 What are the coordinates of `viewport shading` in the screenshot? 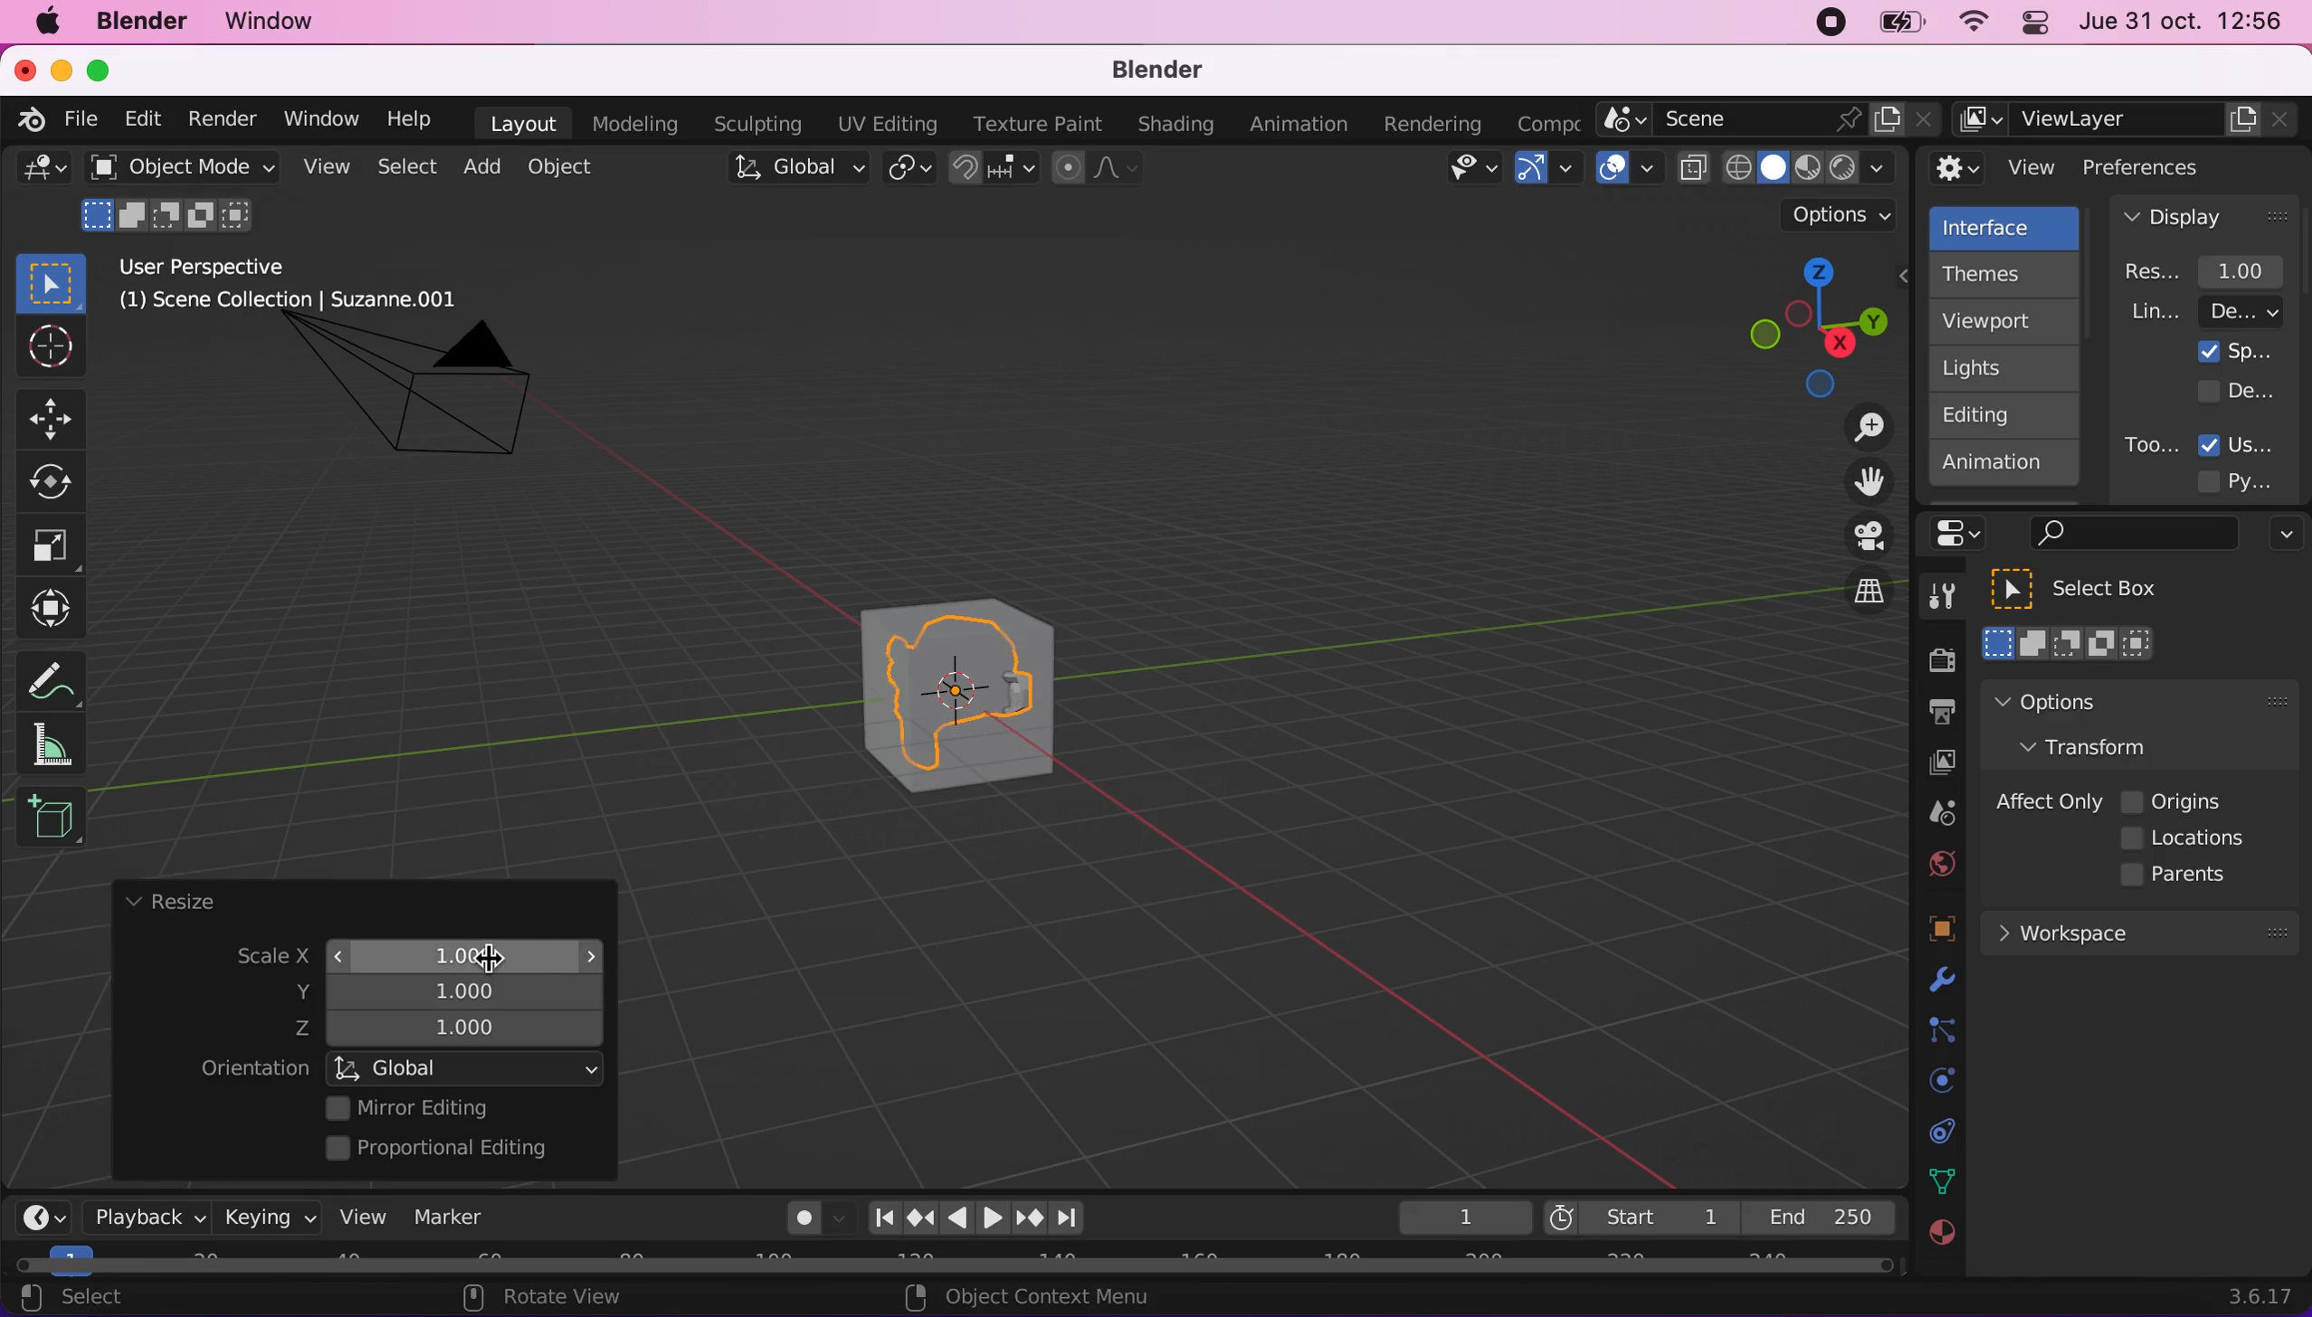 It's located at (1792, 167).